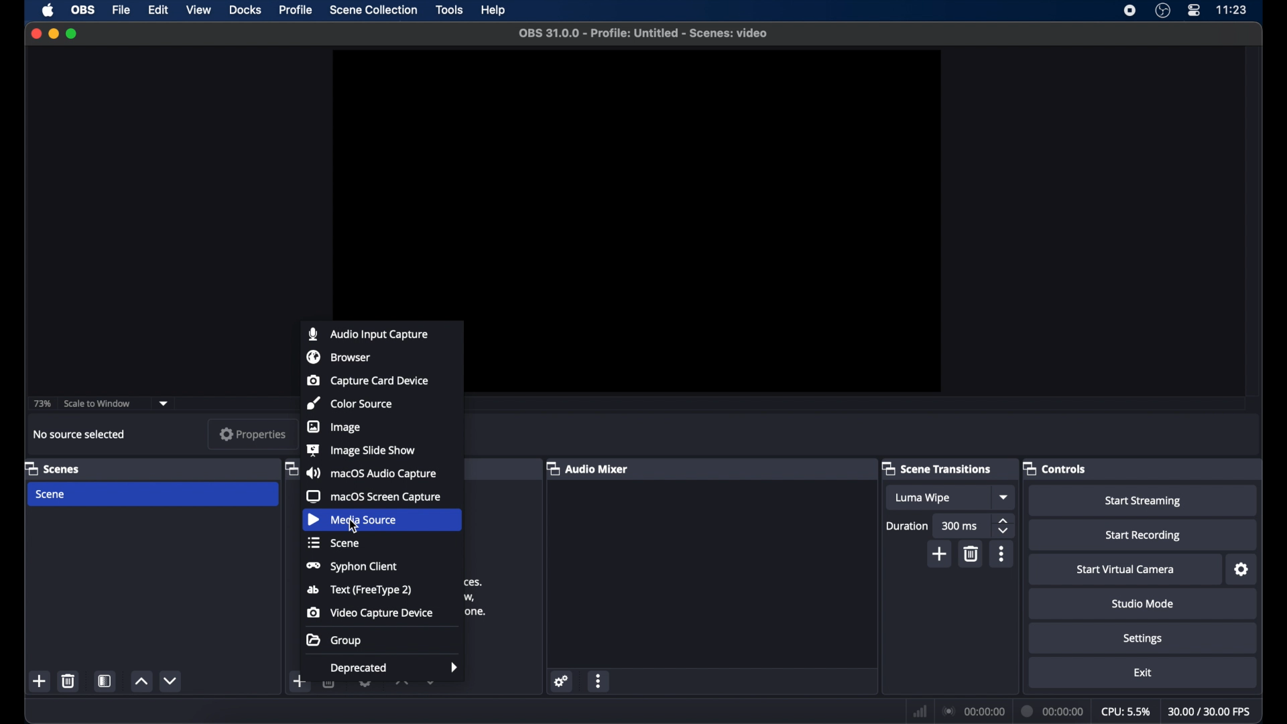 This screenshot has height=724, width=1287. What do you see at coordinates (1129, 11) in the screenshot?
I see `screen recorder icon` at bounding box center [1129, 11].